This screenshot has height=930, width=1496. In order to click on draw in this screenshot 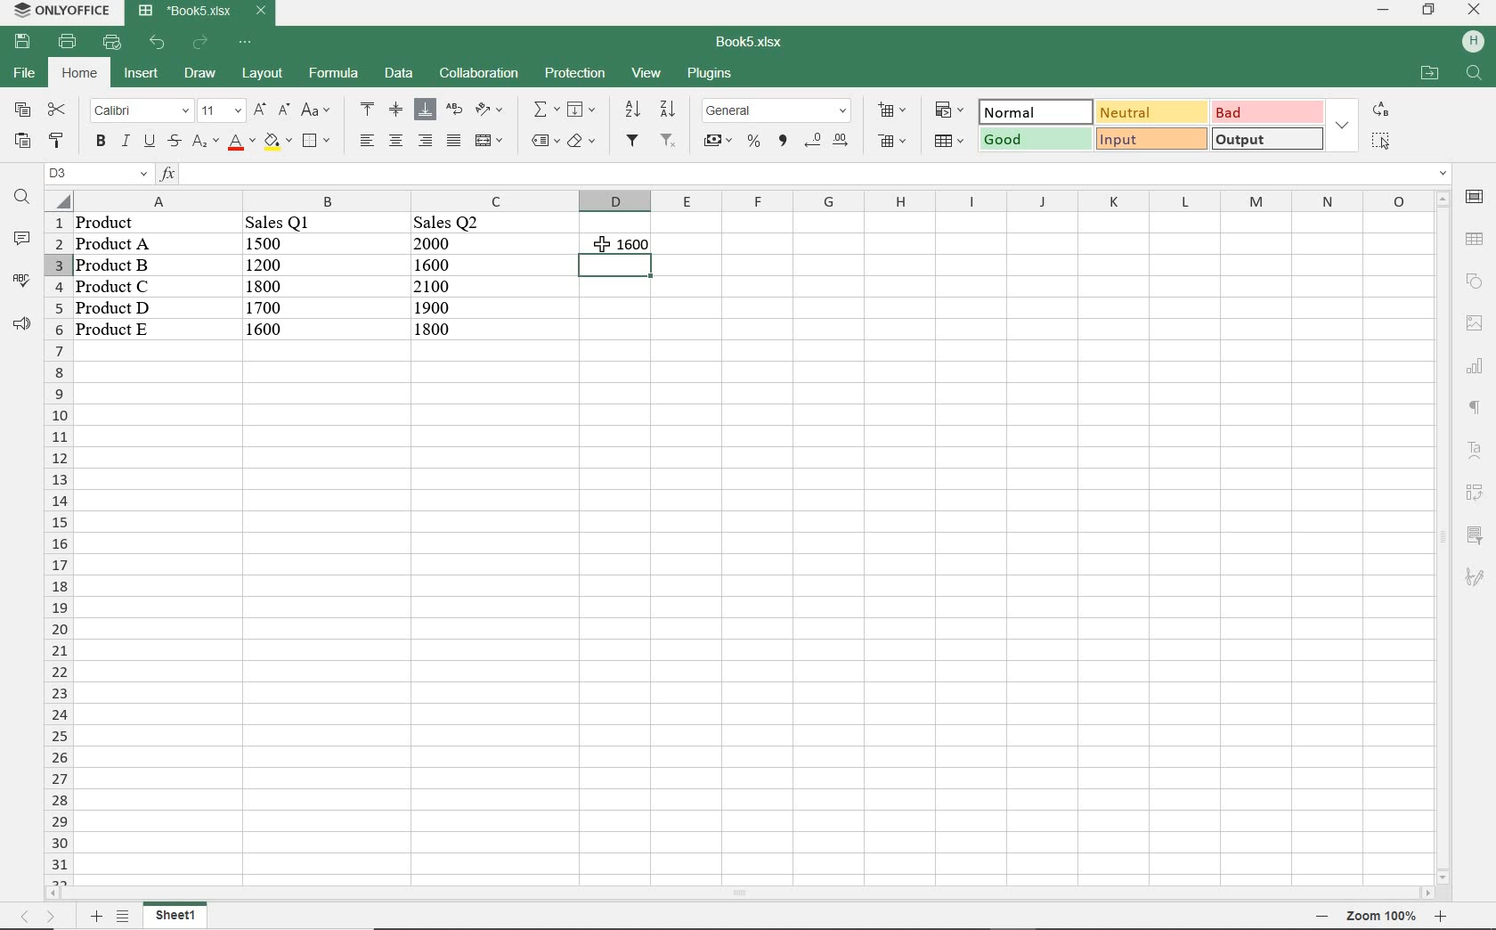, I will do `click(199, 73)`.